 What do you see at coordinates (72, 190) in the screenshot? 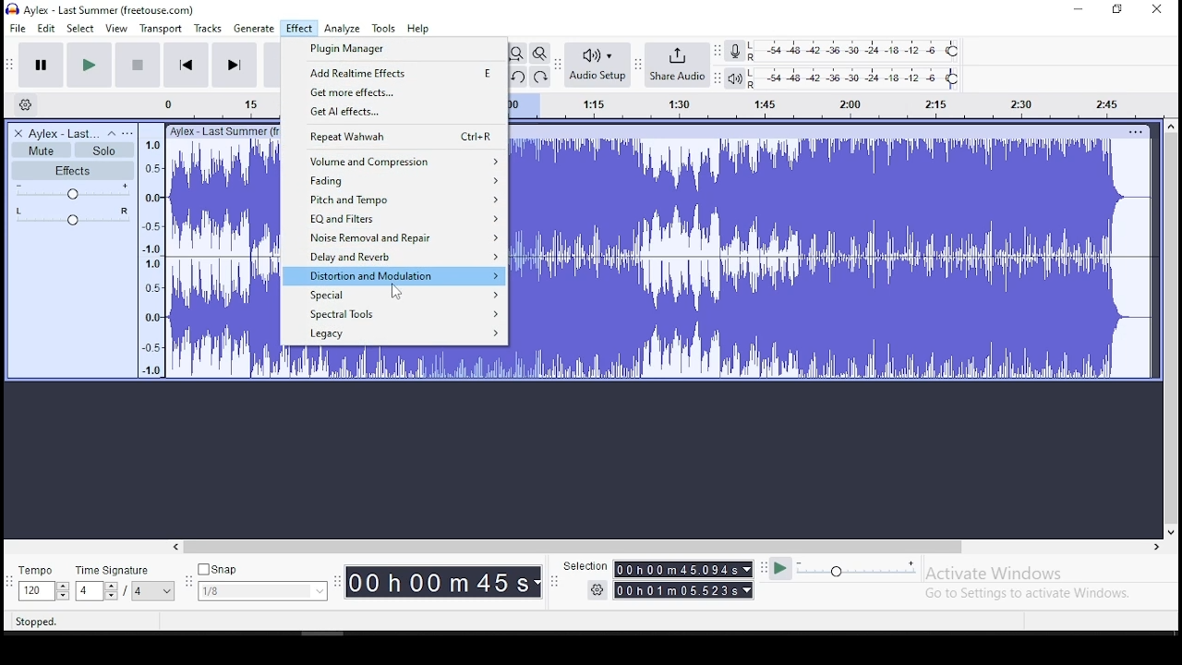
I see `volume` at bounding box center [72, 190].